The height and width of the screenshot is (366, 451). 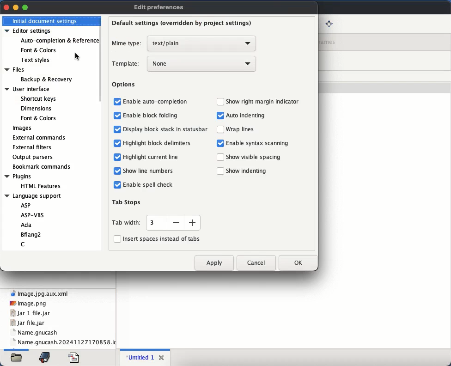 I want to click on Auto indenting, so click(x=245, y=117).